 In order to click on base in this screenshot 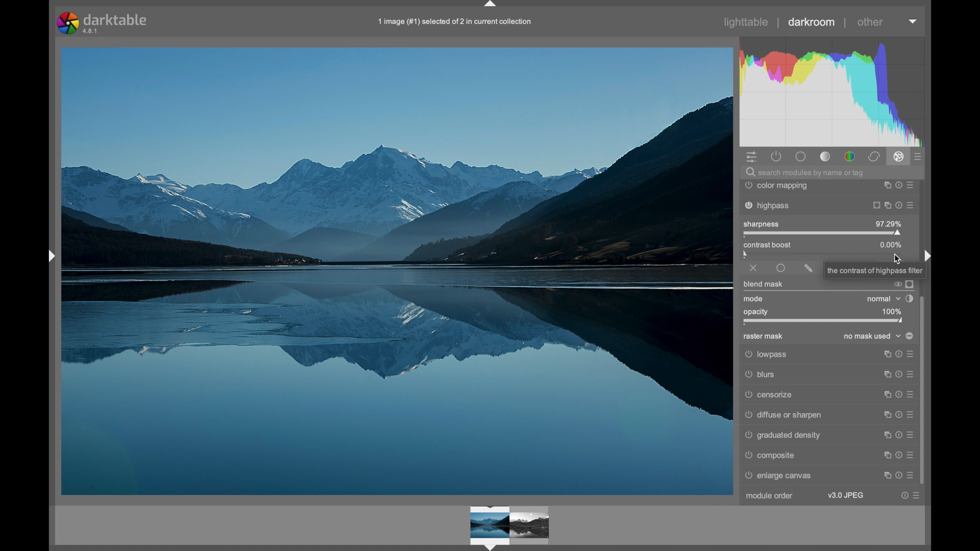, I will do `click(802, 158)`.